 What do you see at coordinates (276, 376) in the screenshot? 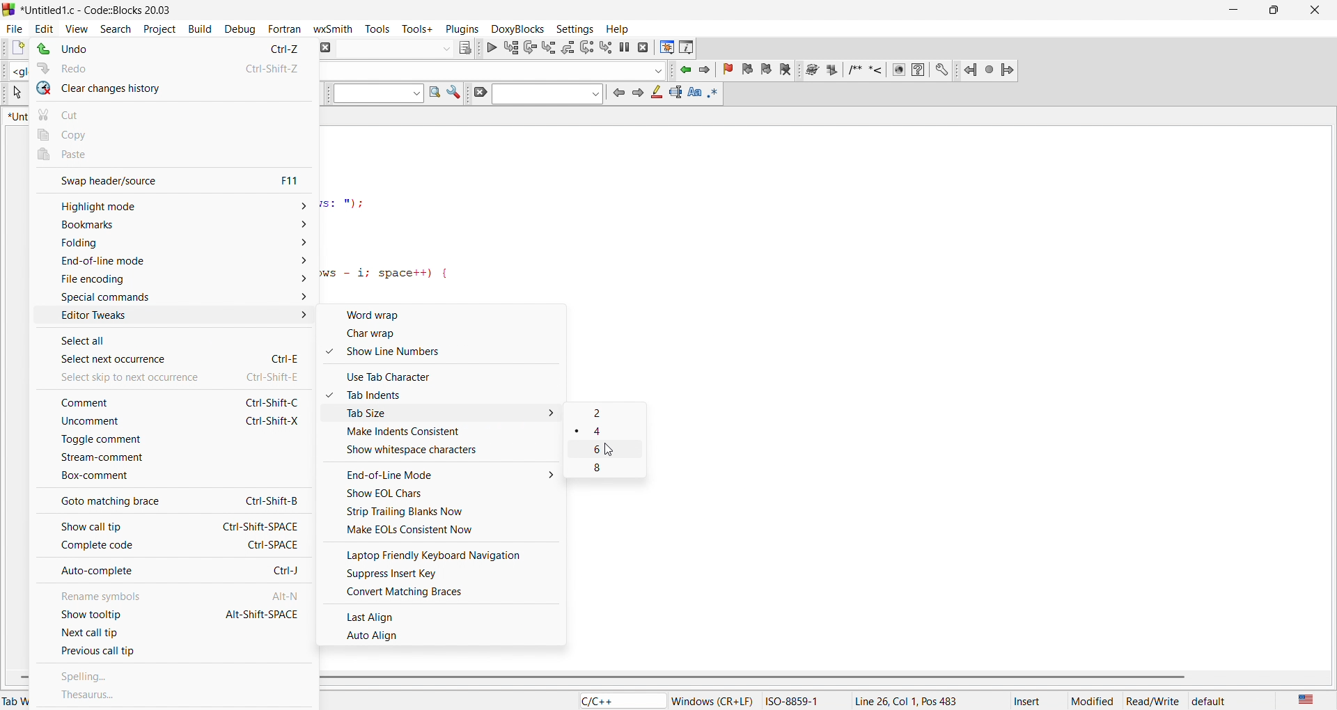
I see `Ctrl-Shift-e` at bounding box center [276, 376].